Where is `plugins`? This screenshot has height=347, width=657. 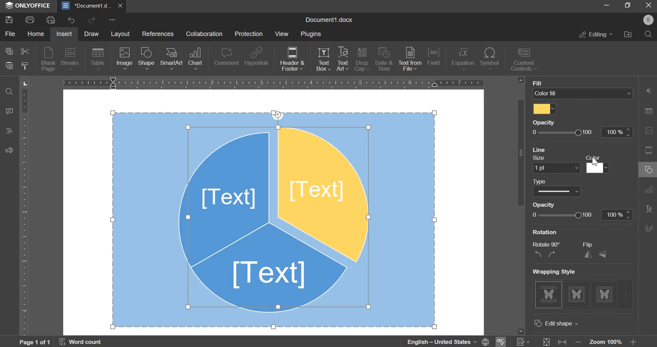 plugins is located at coordinates (312, 34).